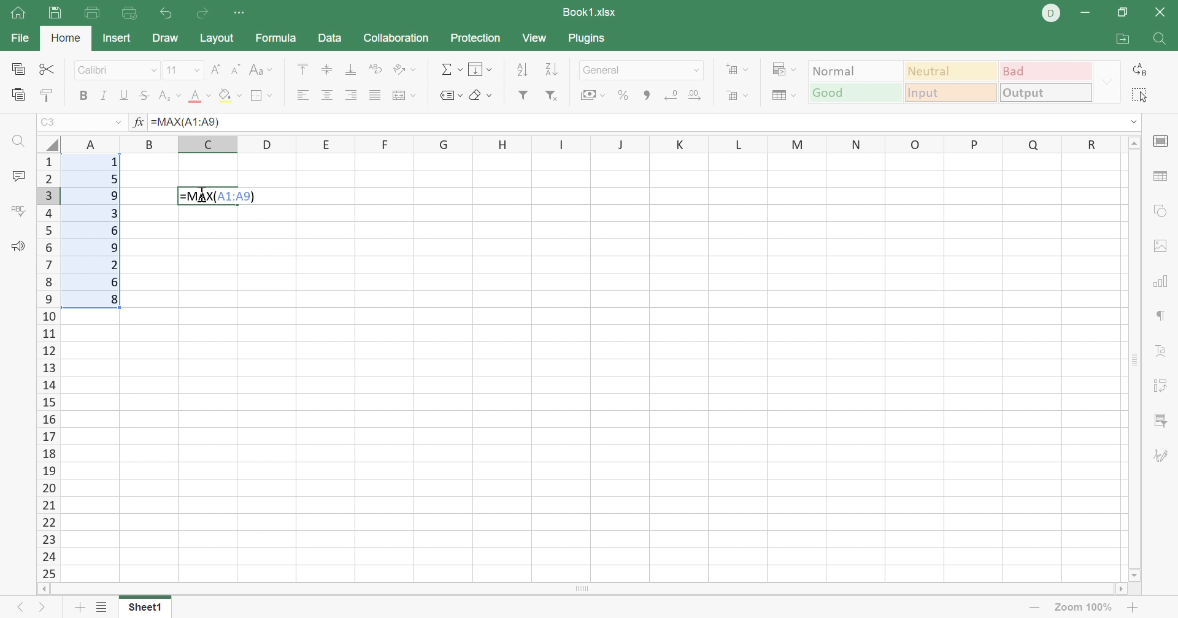 This screenshot has height=618, width=1178. What do you see at coordinates (79, 609) in the screenshot?
I see `Add sheet` at bounding box center [79, 609].